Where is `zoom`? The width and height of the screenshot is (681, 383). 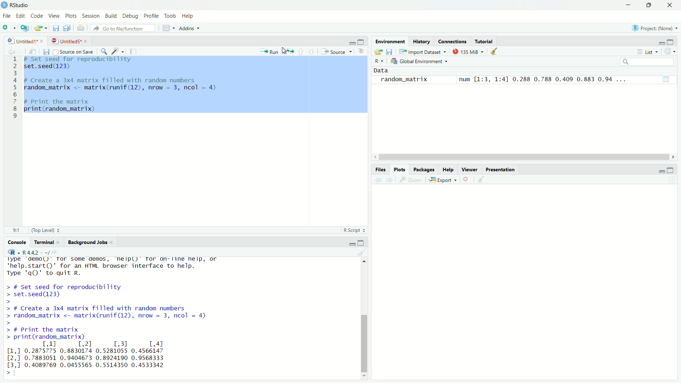 zoom is located at coordinates (410, 181).